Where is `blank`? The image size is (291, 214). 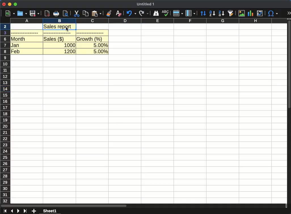 blank is located at coordinates (90, 33).